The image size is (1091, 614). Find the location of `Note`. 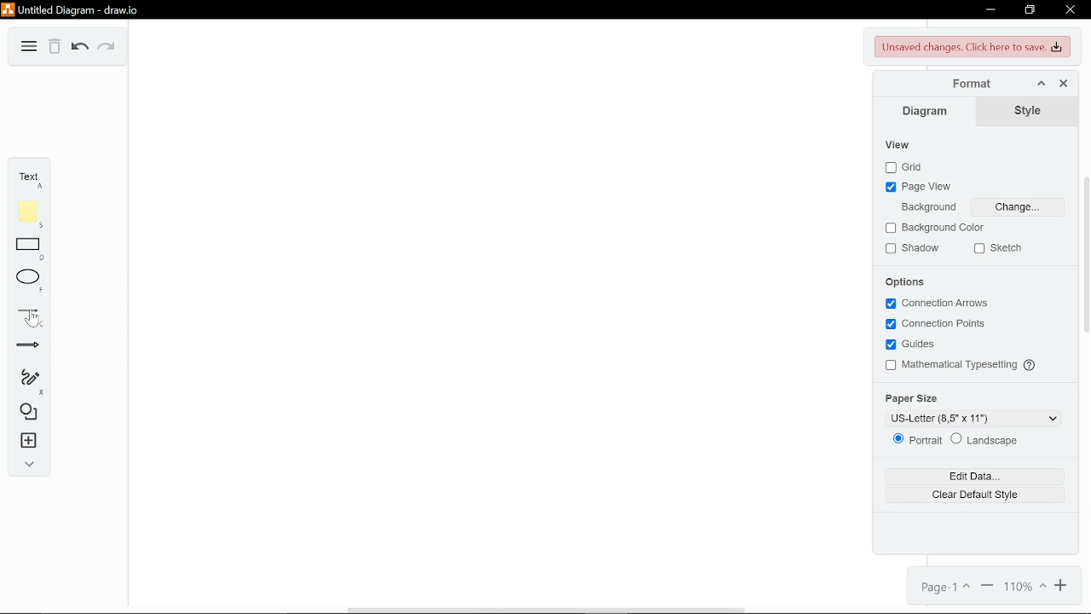

Note is located at coordinates (27, 212).